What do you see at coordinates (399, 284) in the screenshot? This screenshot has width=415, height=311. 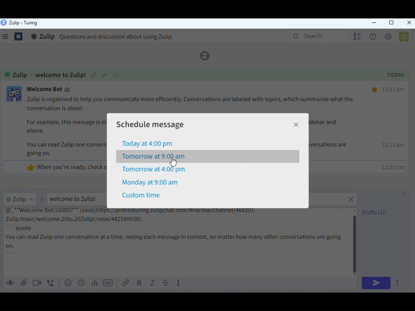 I see `Options` at bounding box center [399, 284].